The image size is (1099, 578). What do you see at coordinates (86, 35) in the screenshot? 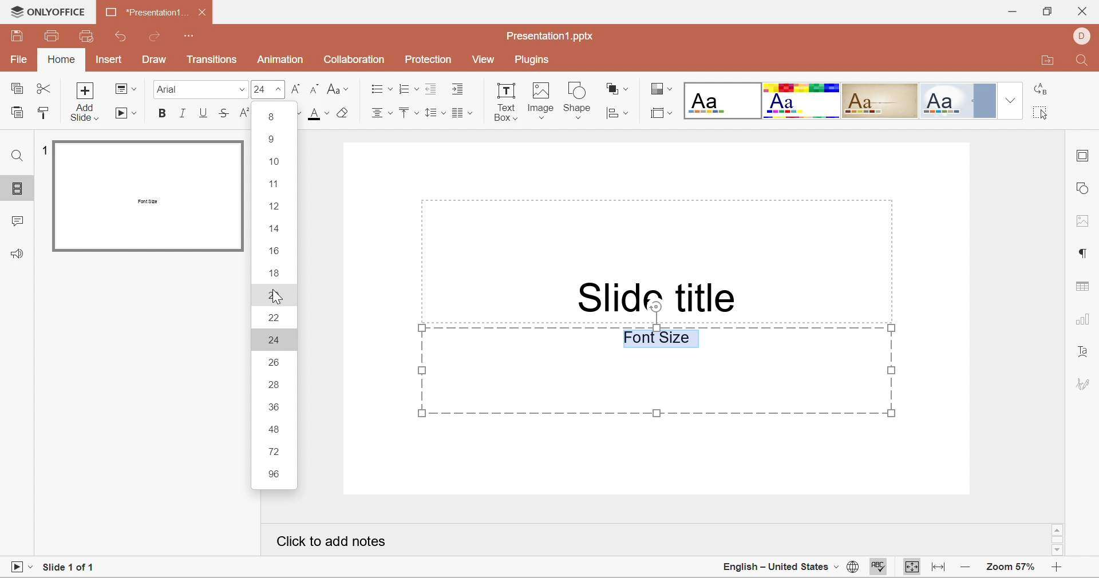
I see `Quick print` at bounding box center [86, 35].